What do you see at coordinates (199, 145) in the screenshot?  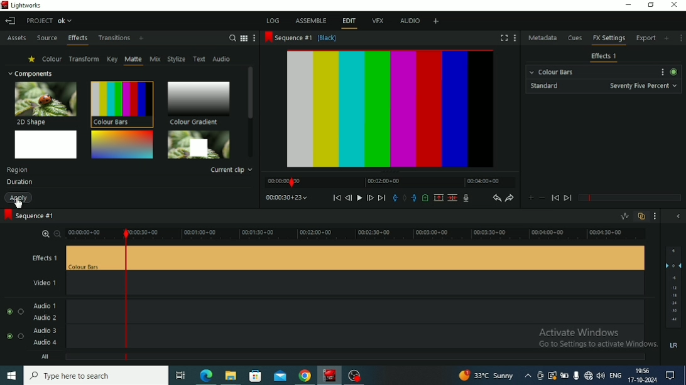 I see `Simple 2D Shape` at bounding box center [199, 145].